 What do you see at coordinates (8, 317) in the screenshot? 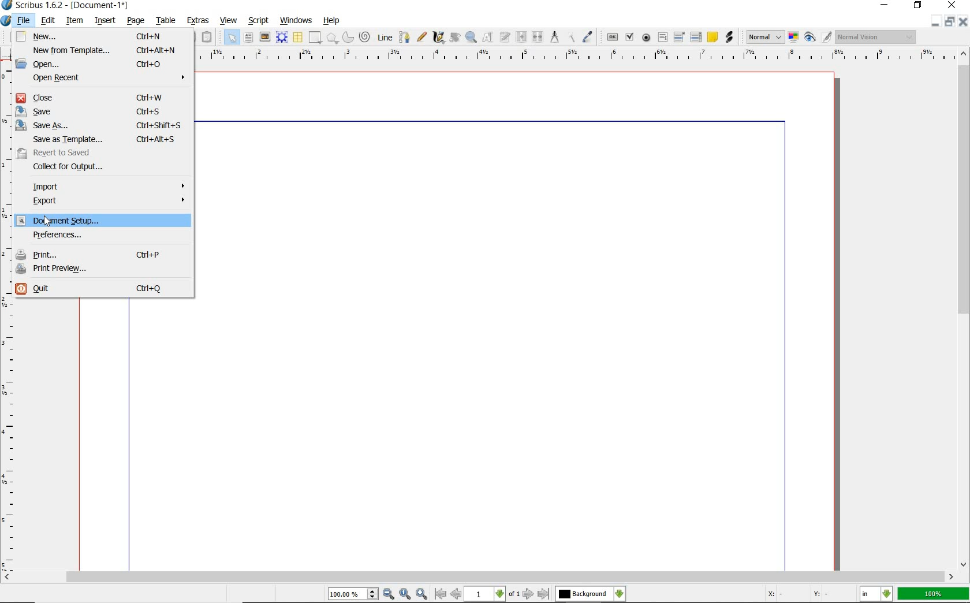
I see `ruler` at bounding box center [8, 317].